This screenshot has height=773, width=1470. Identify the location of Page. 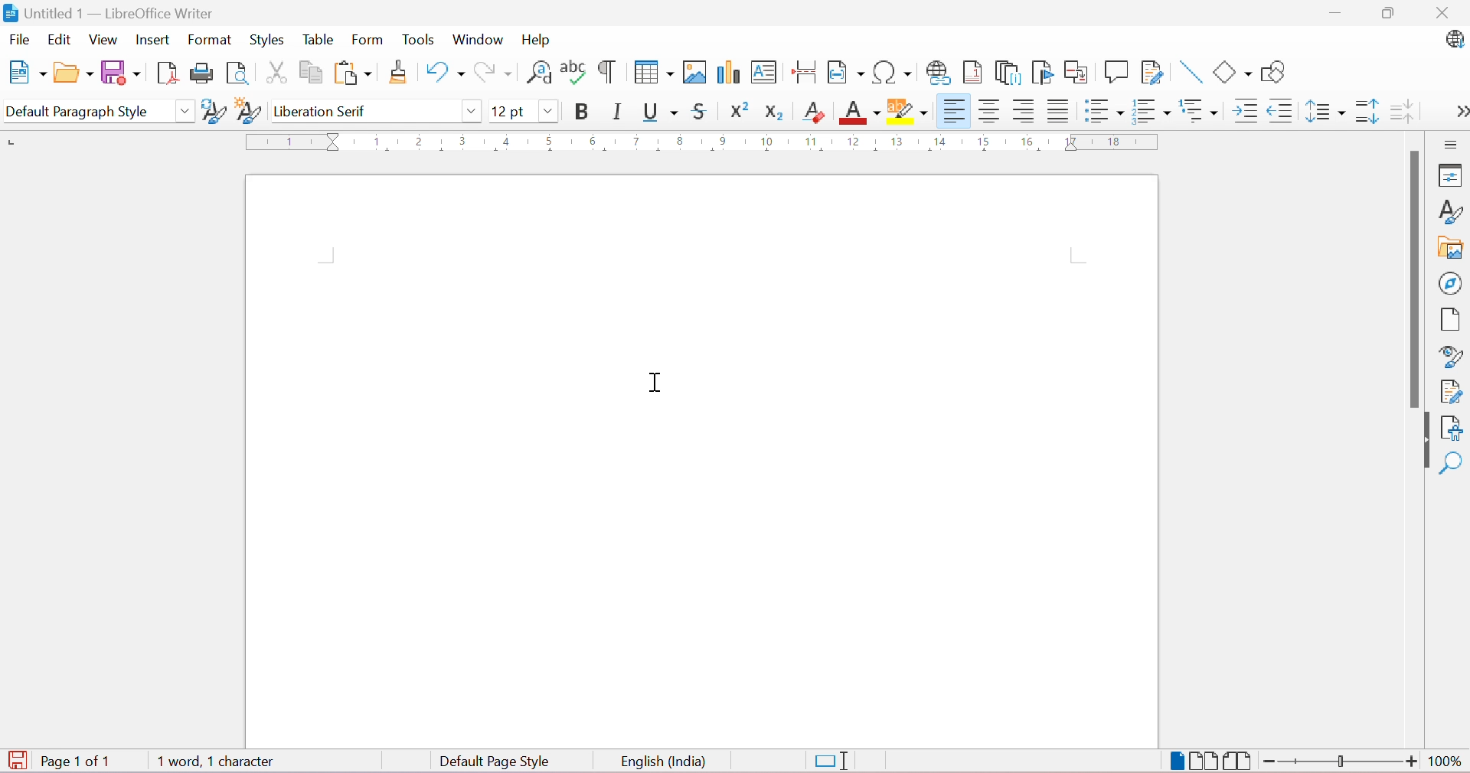
(1446, 319).